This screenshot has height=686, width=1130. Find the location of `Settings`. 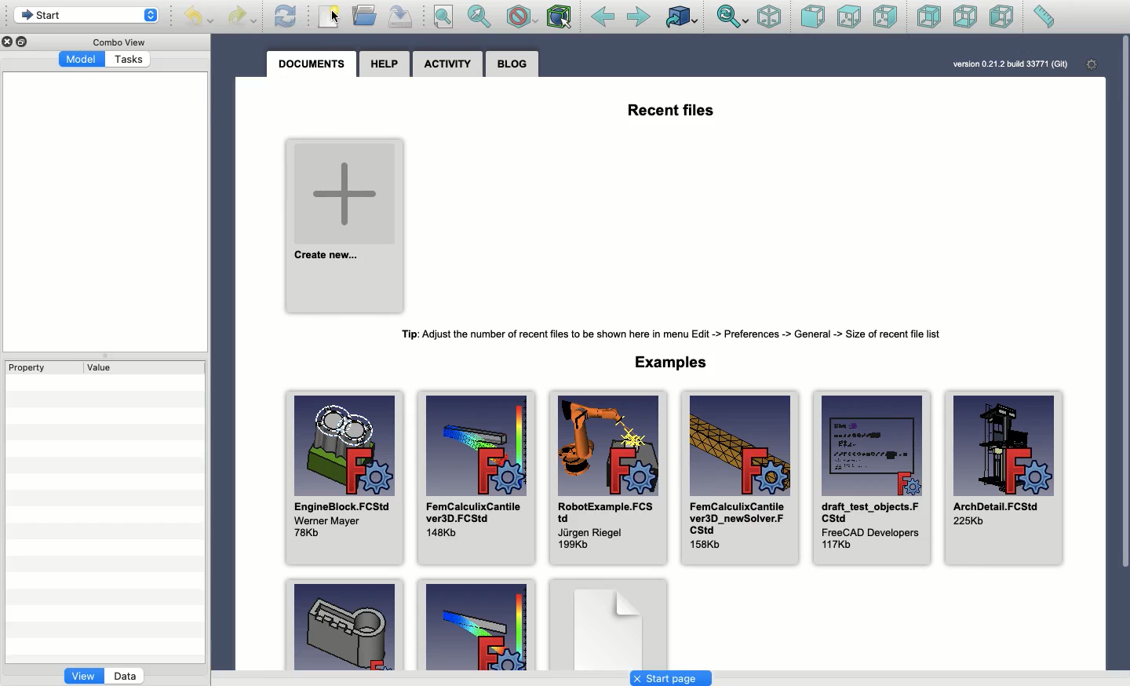

Settings is located at coordinates (1093, 64).